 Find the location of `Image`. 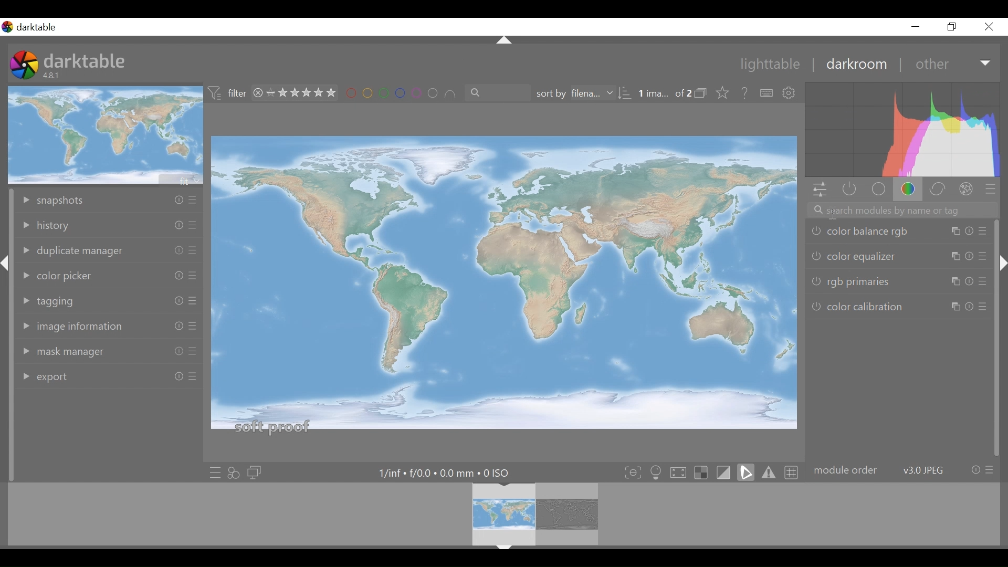

Image is located at coordinates (503, 275).